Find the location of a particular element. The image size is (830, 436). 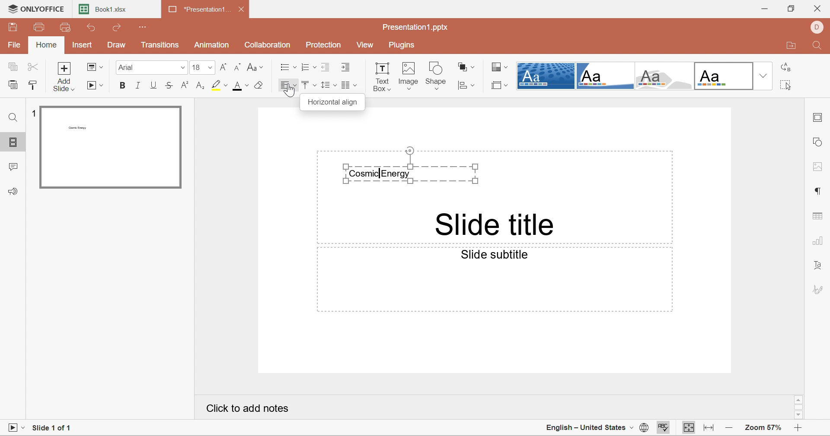

Shape is located at coordinates (436, 75).